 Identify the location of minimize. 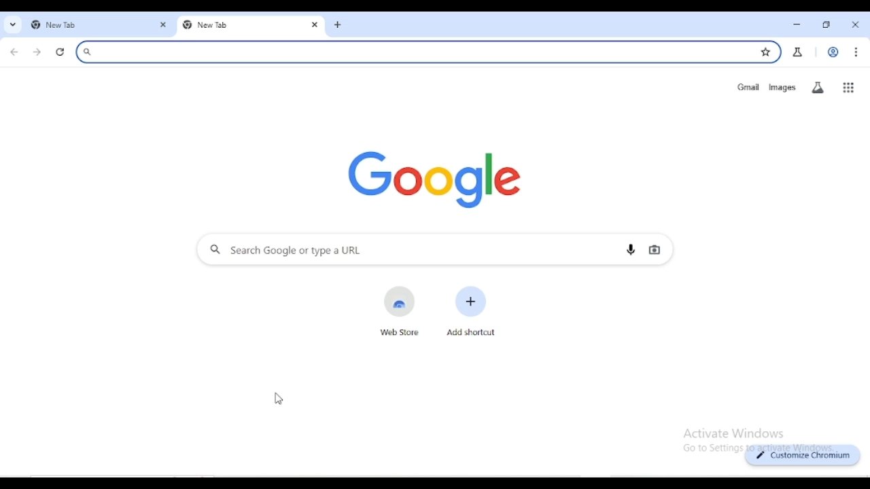
(797, 24).